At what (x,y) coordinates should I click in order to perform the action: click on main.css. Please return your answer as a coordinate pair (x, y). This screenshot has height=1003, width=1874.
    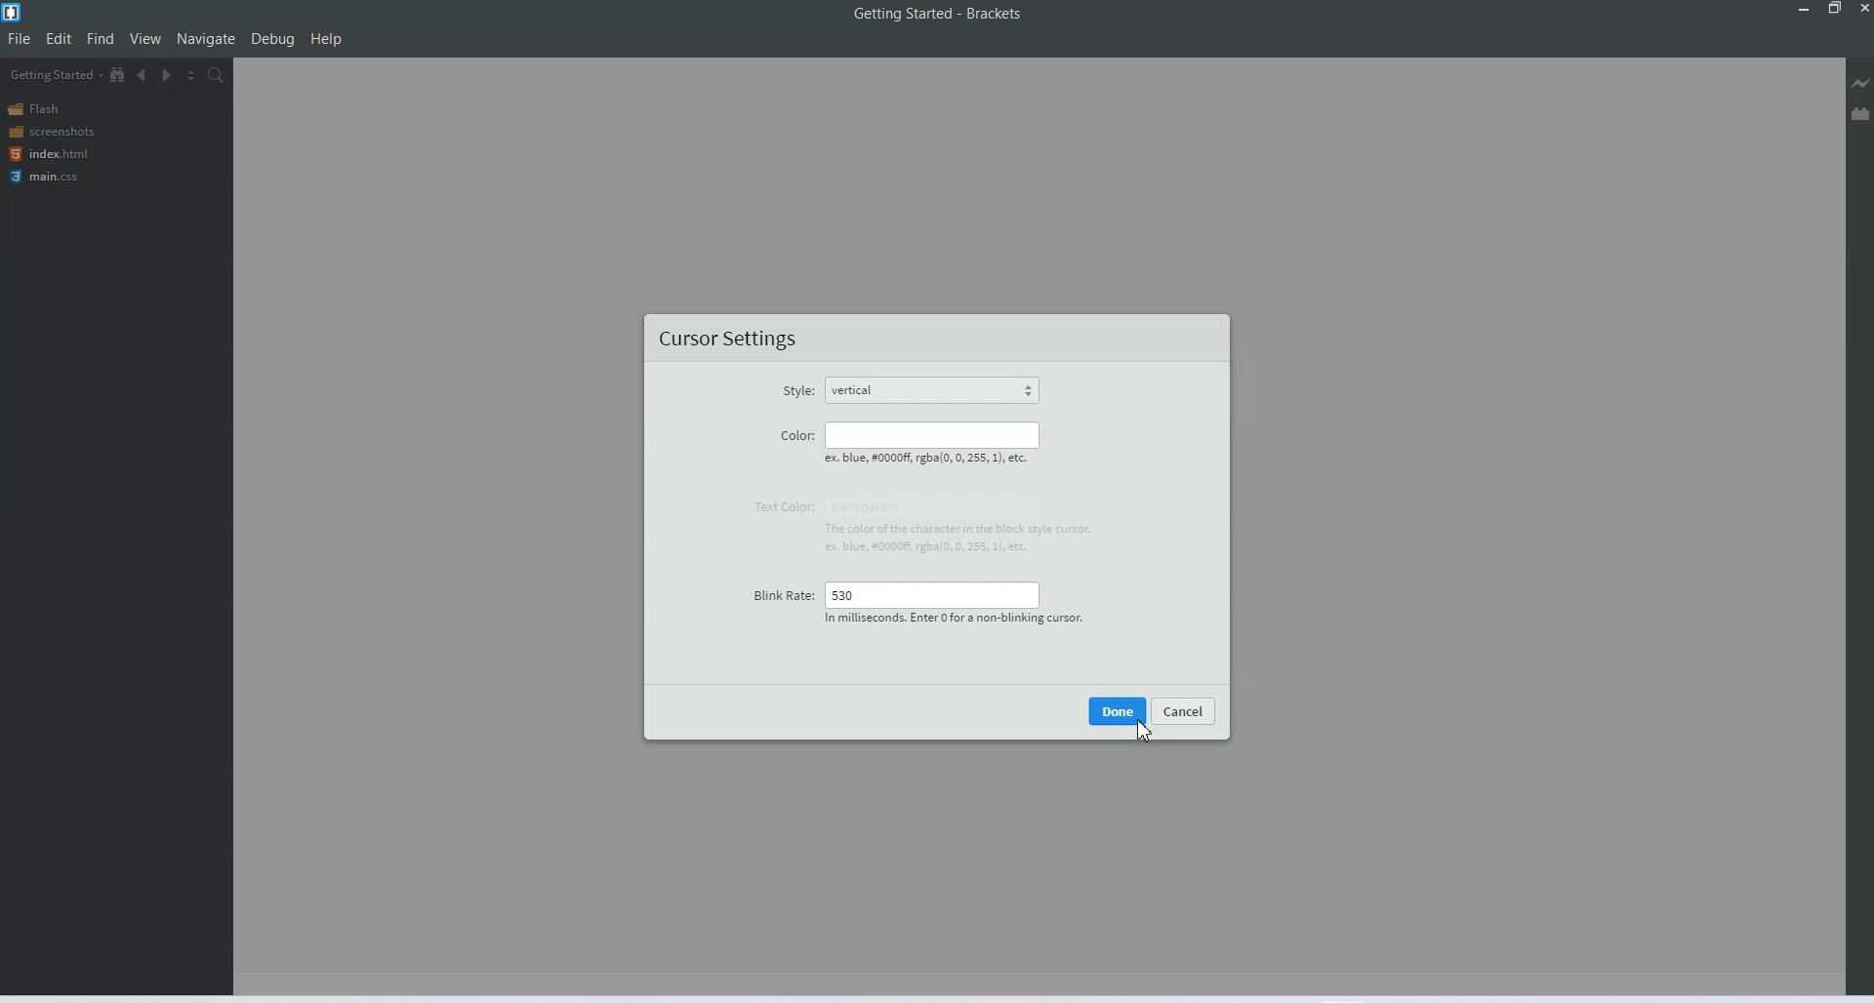
    Looking at the image, I should click on (48, 177).